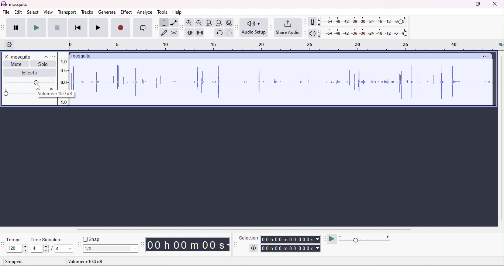  I want to click on selection time, so click(290, 239).